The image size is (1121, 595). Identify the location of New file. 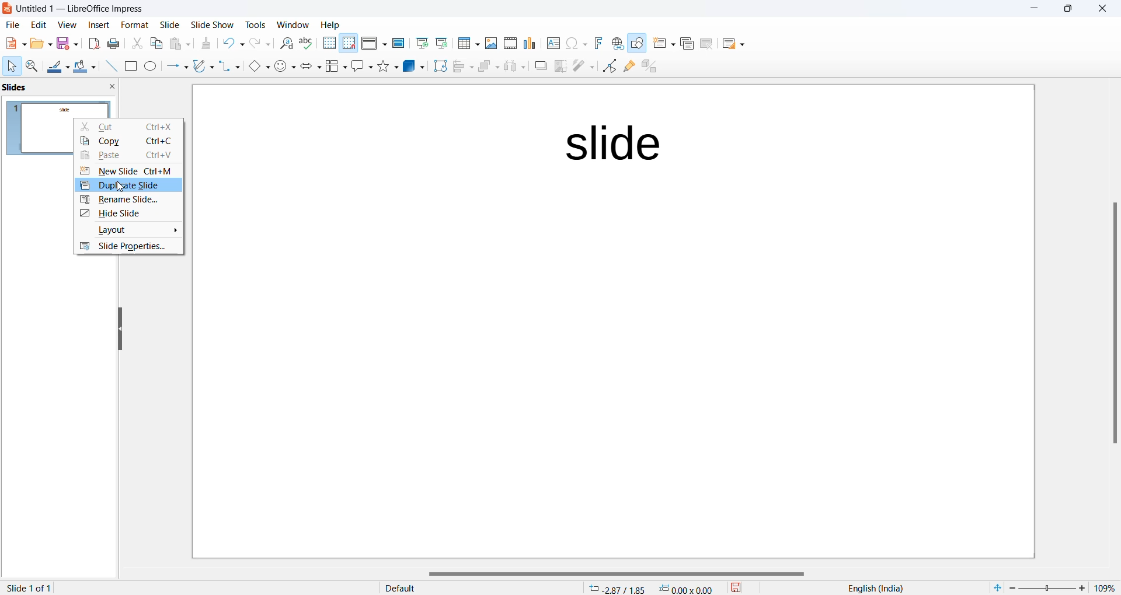
(40, 43).